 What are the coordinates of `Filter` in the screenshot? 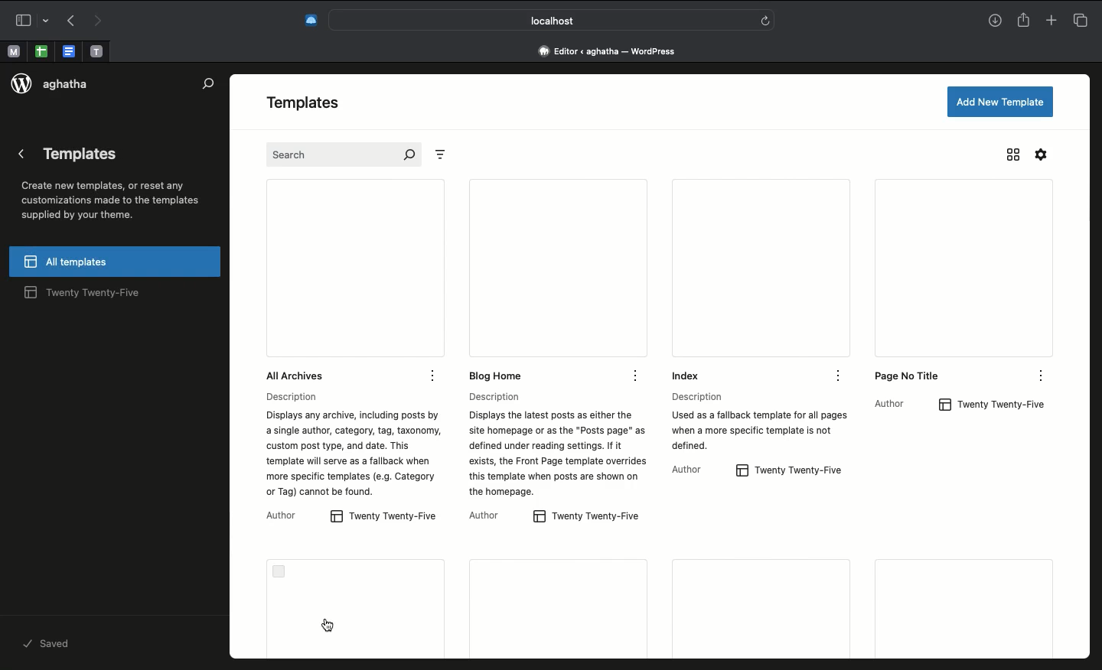 It's located at (442, 155).